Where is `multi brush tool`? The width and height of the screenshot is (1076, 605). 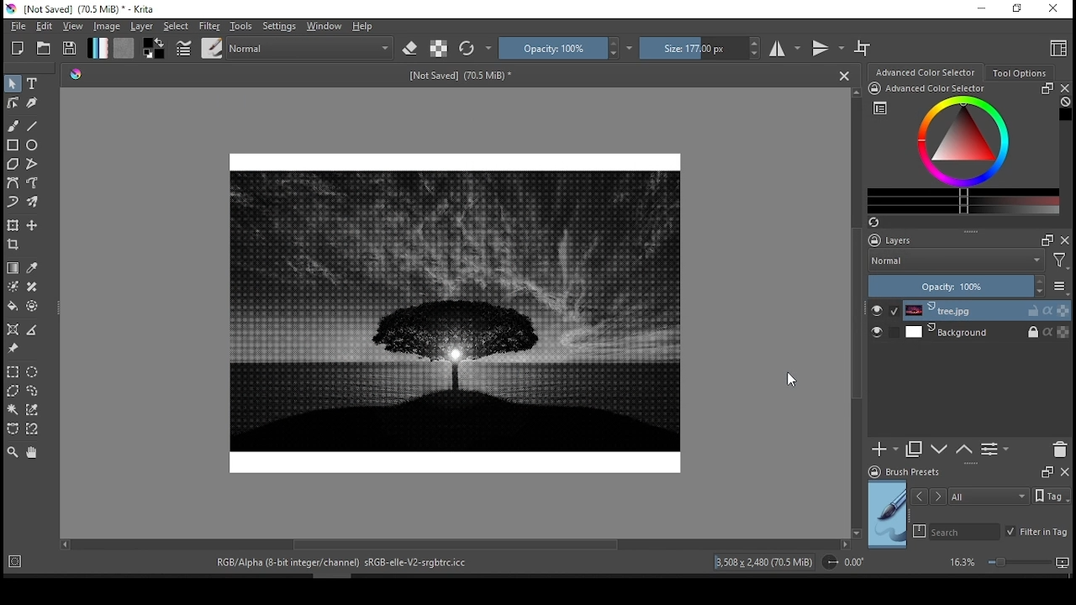 multi brush tool is located at coordinates (34, 202).